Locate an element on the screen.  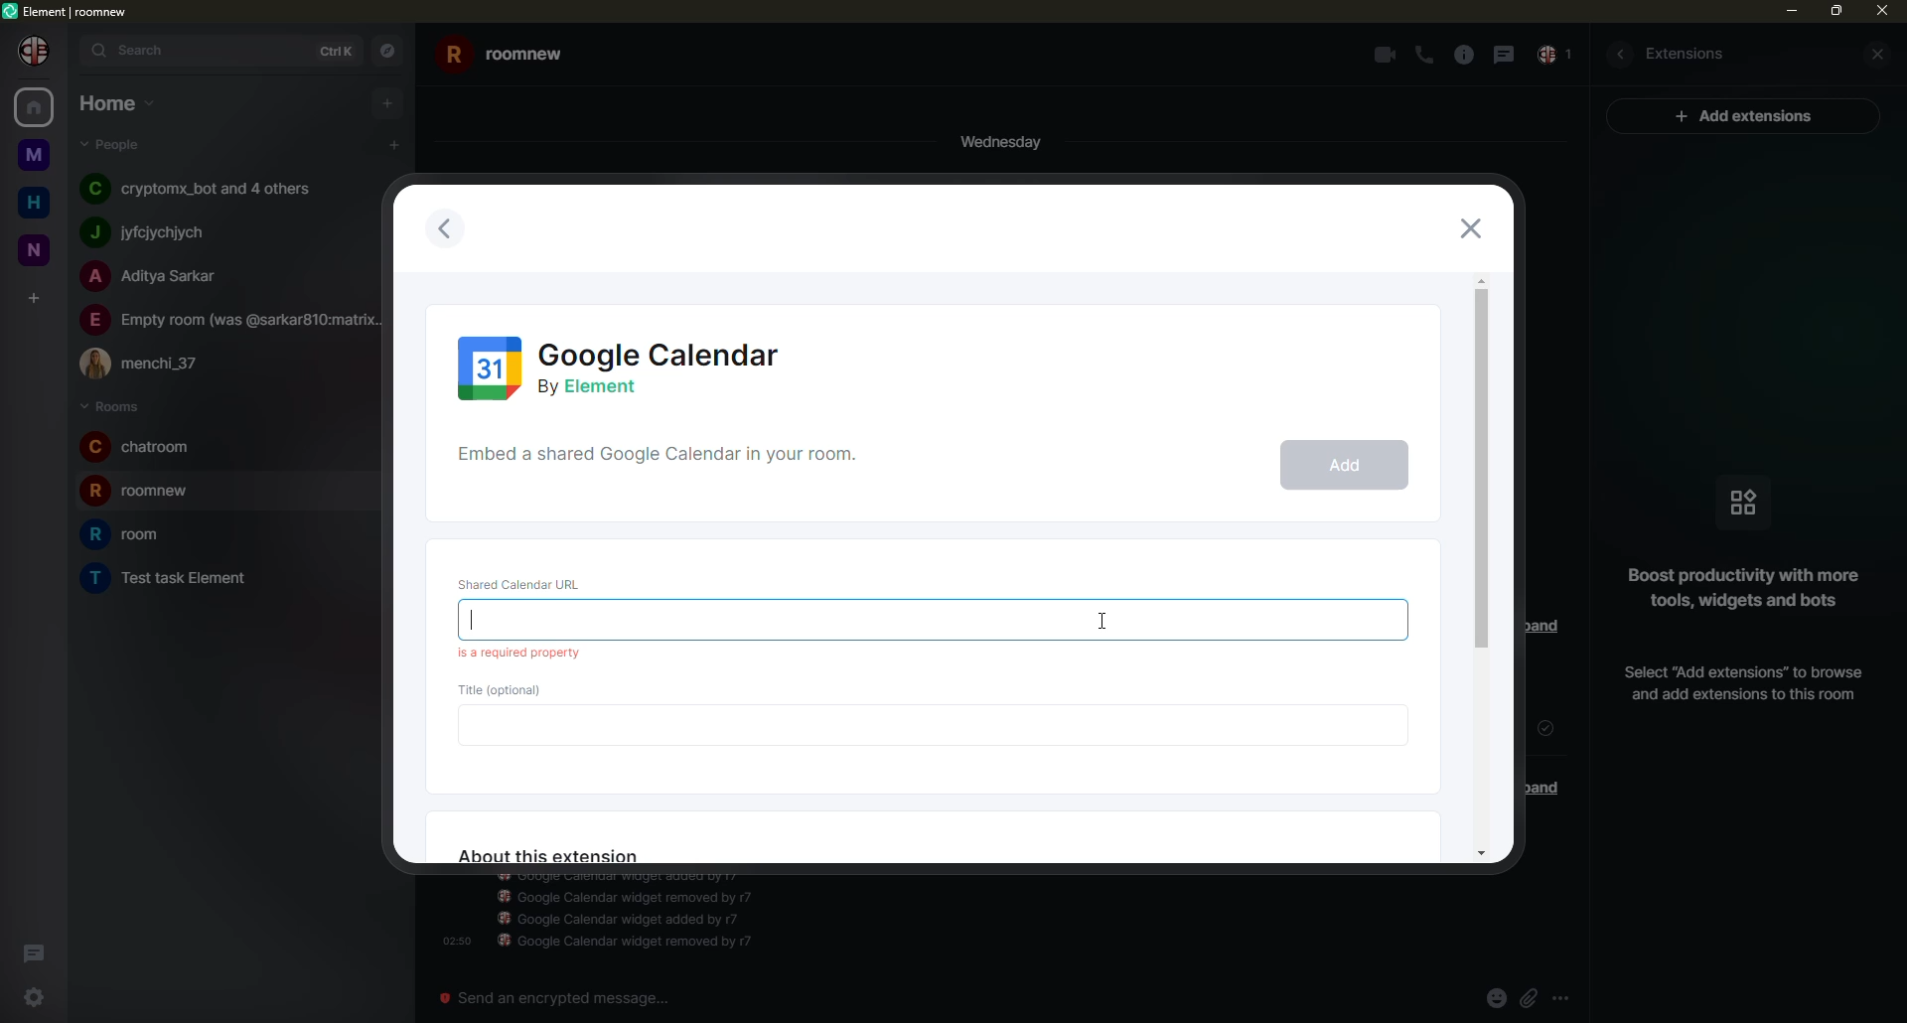
room is located at coordinates (173, 577).